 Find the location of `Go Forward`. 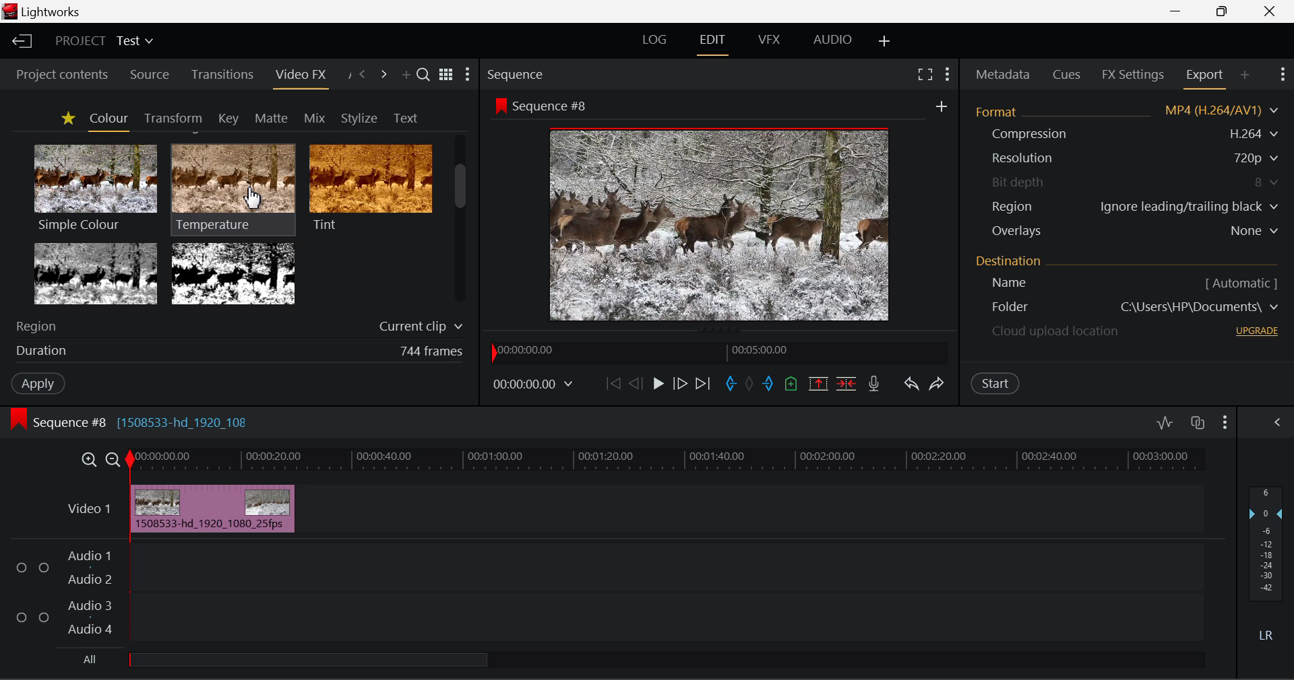

Go Forward is located at coordinates (679, 384).